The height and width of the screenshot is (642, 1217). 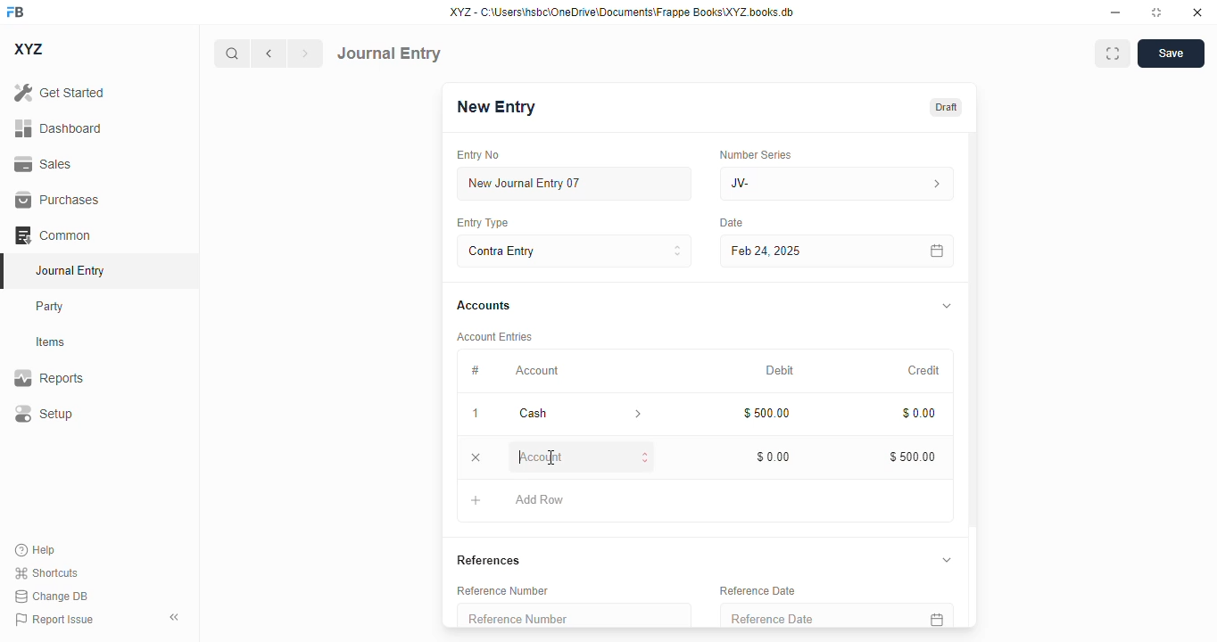 I want to click on new journal entry 07, so click(x=575, y=183).